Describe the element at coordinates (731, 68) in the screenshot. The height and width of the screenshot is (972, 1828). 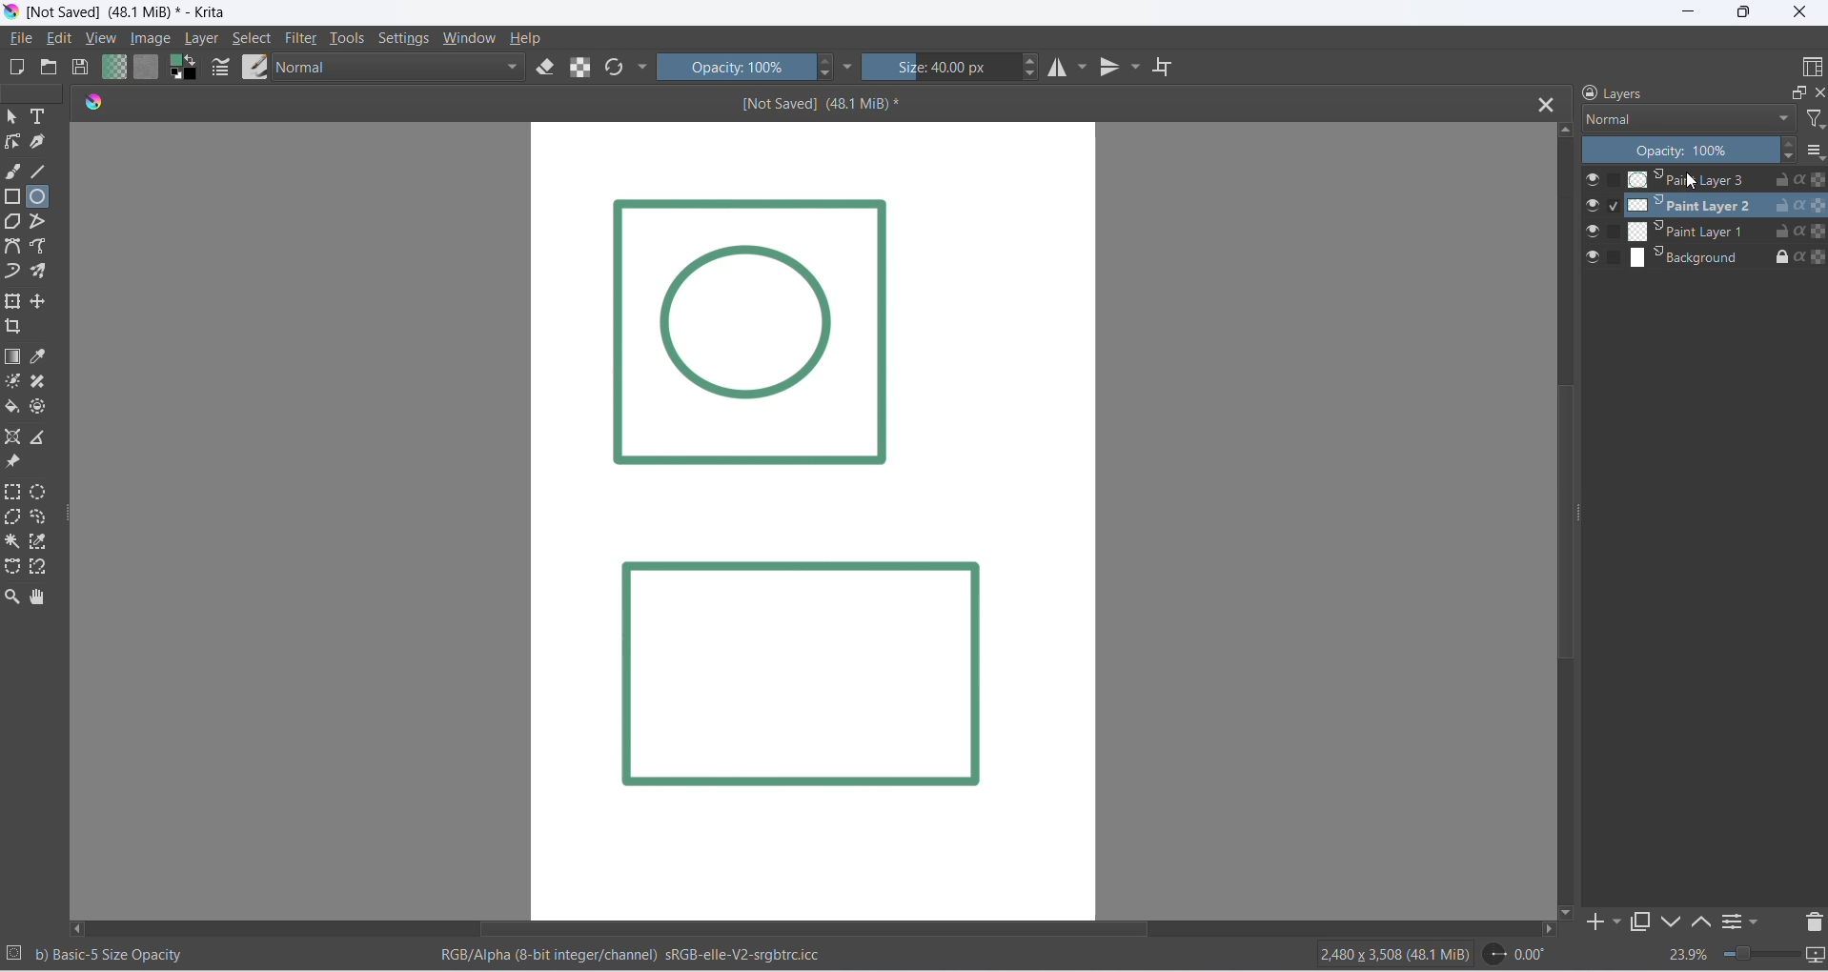
I see `opacity` at that location.